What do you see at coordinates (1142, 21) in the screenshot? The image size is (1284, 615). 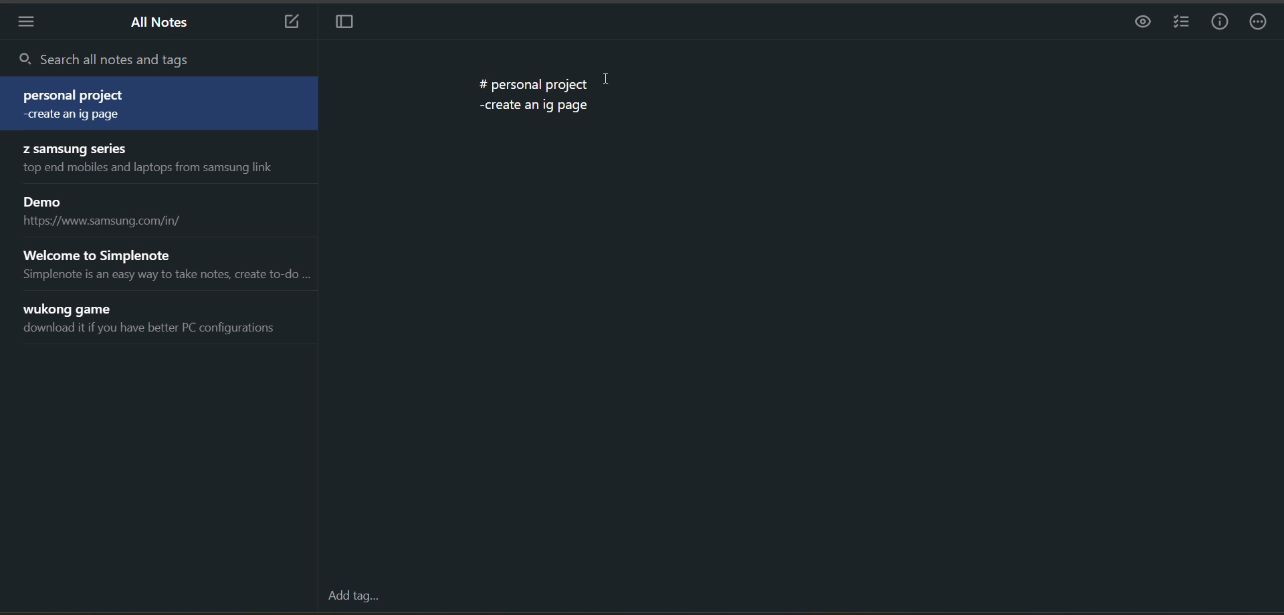 I see `preview` at bounding box center [1142, 21].